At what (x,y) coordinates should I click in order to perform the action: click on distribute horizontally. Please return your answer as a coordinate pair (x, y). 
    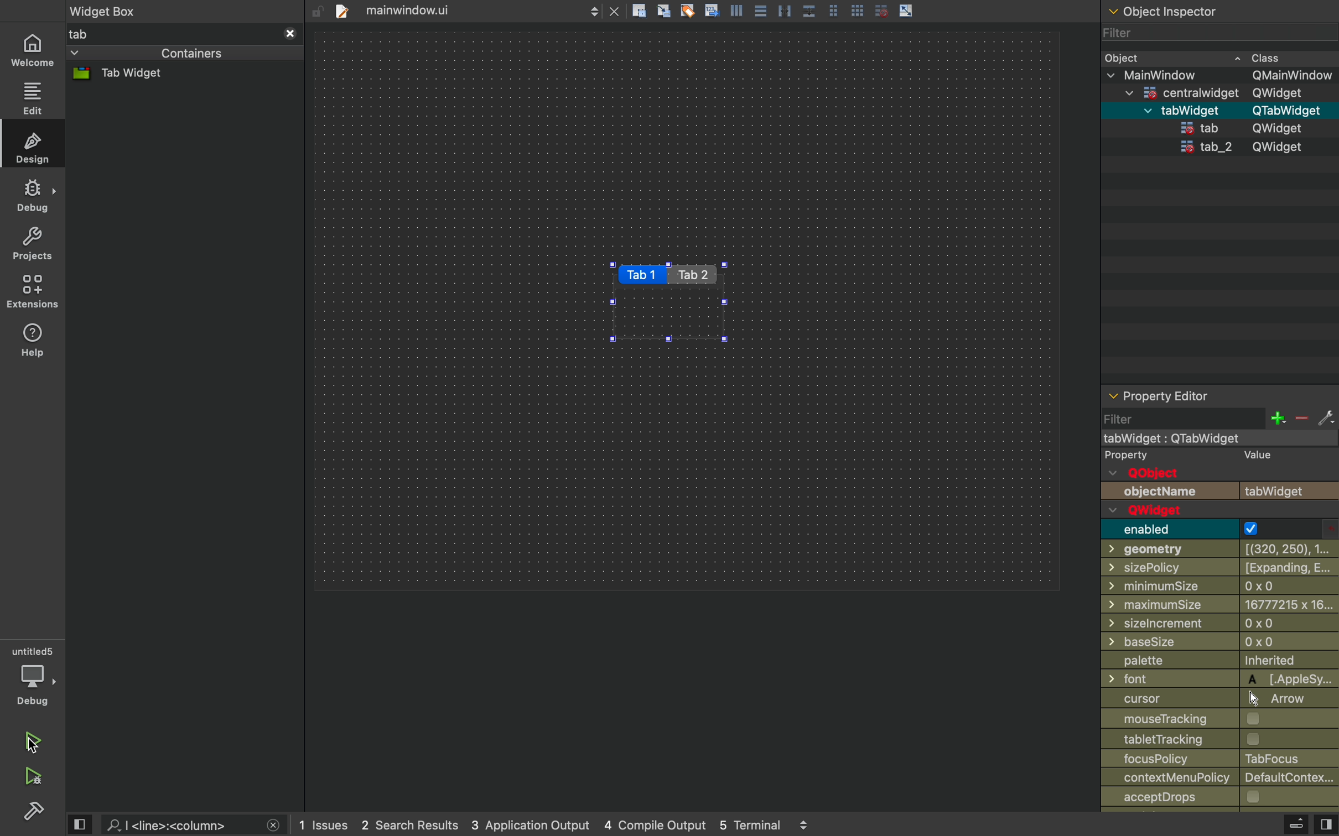
    Looking at the image, I should click on (785, 9).